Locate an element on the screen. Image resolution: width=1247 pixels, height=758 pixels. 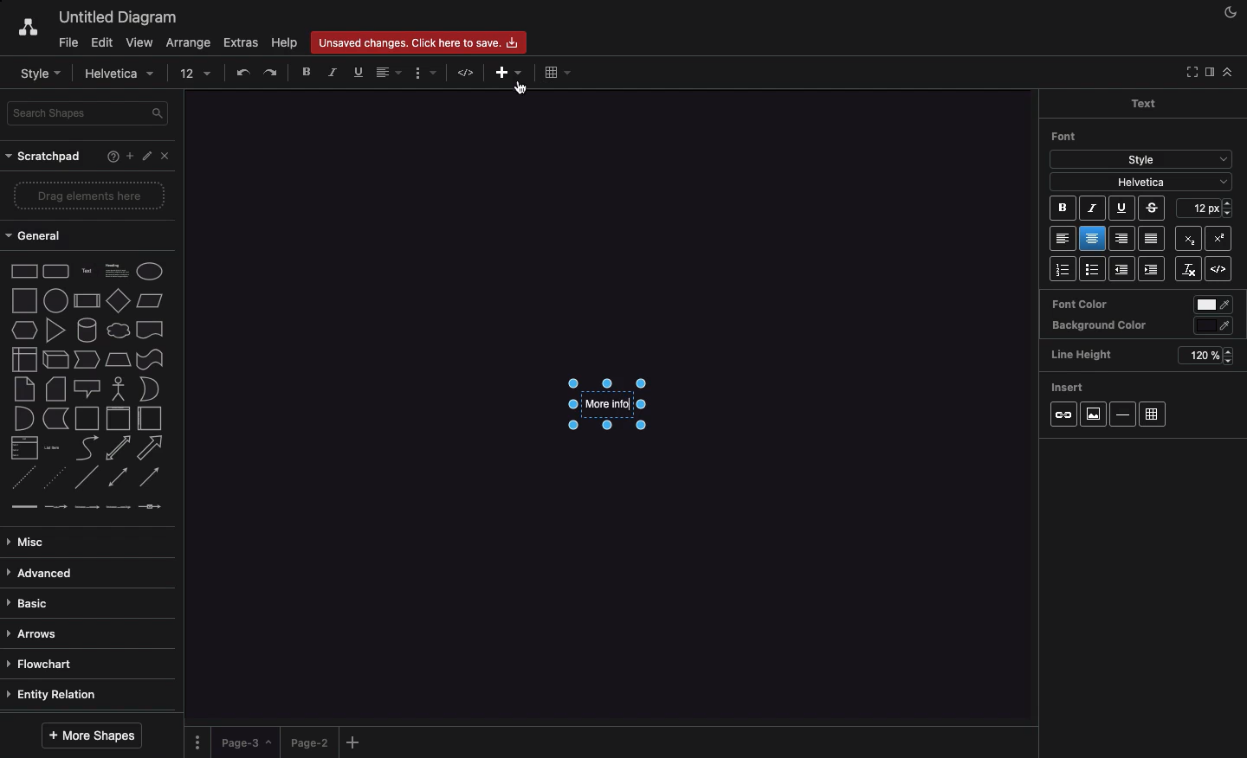
Bold is located at coordinates (1063, 210).